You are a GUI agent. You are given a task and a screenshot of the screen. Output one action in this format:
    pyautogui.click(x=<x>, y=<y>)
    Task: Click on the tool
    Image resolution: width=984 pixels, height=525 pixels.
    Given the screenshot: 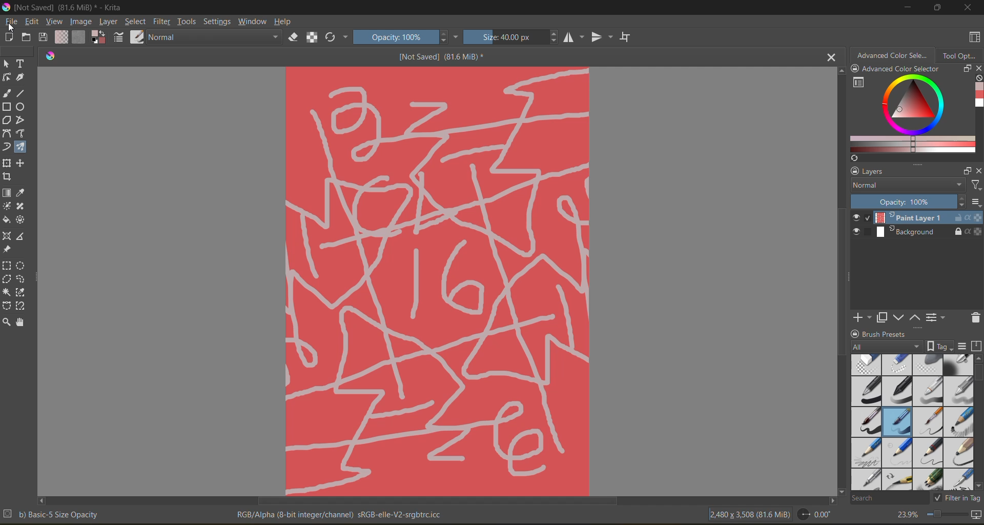 What is the action you would take?
    pyautogui.click(x=20, y=293)
    